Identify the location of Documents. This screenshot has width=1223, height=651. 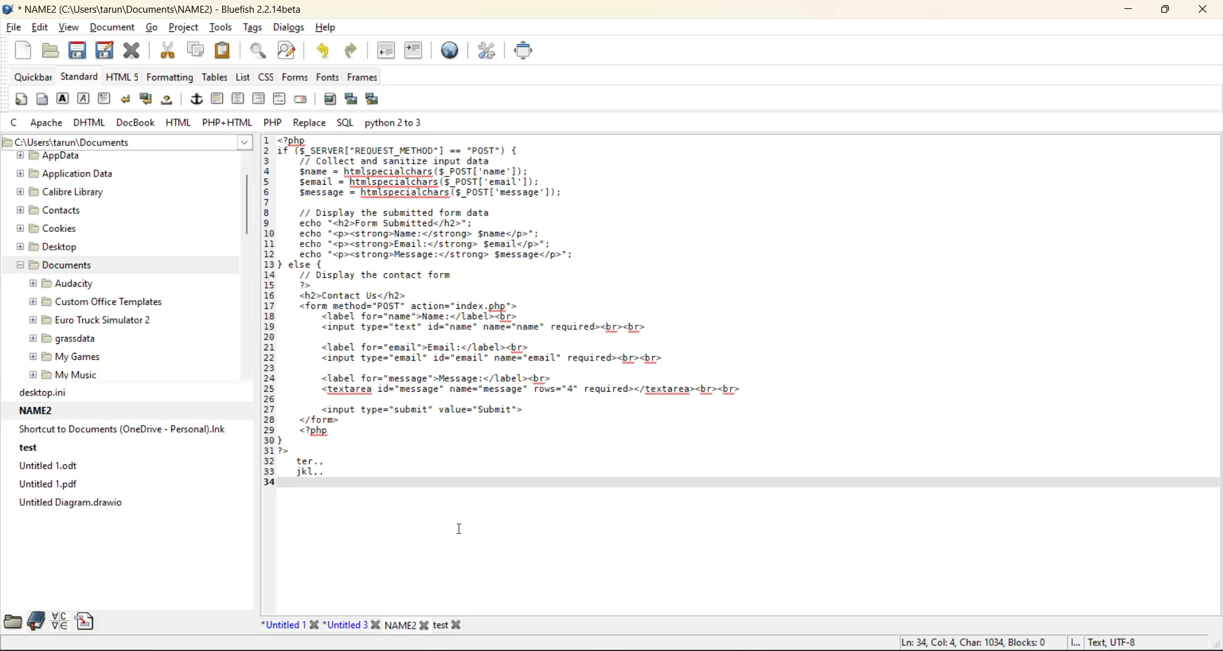
(51, 266).